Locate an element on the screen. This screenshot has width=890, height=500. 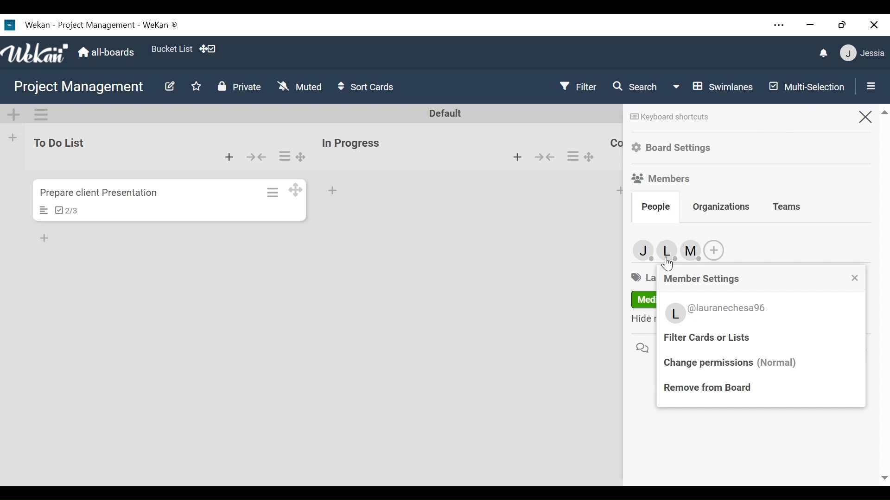
Filter is located at coordinates (577, 87).